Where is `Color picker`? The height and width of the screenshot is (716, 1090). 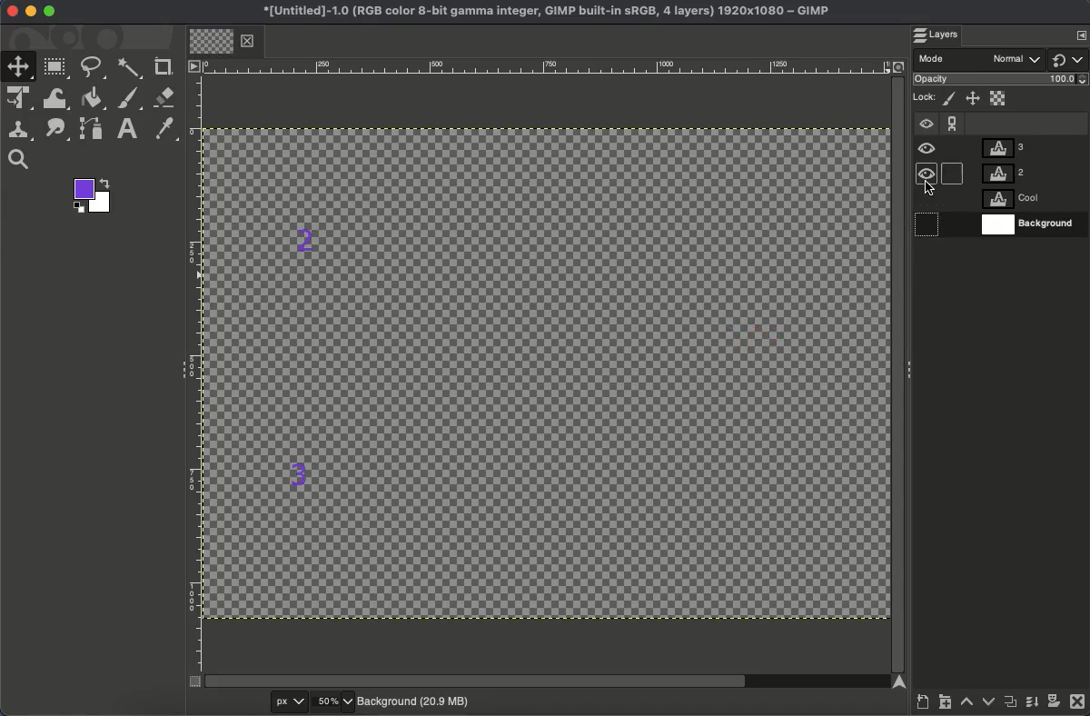
Color picker is located at coordinates (167, 130).